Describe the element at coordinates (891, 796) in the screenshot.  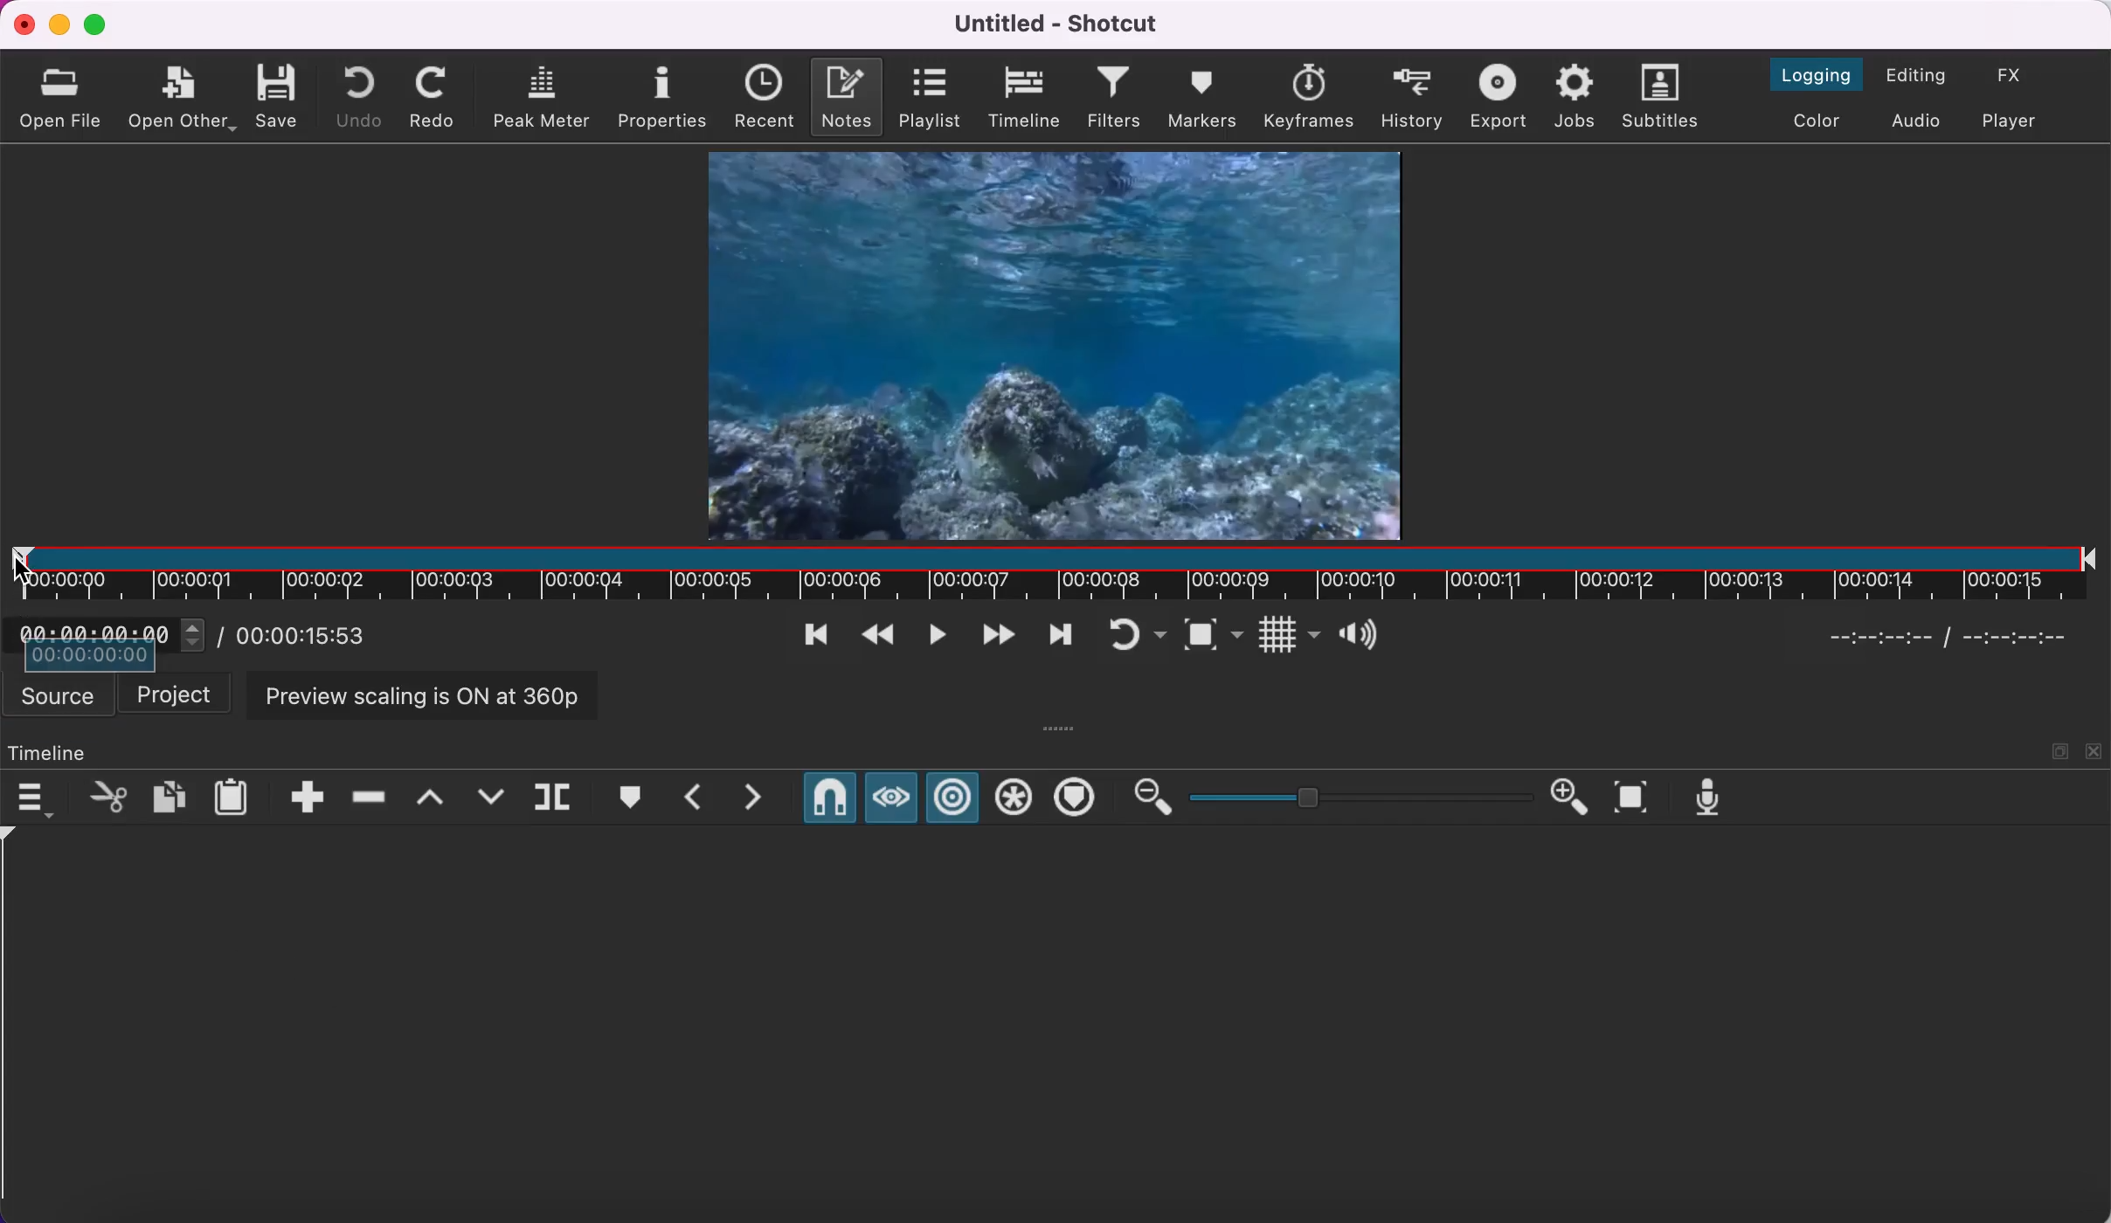
I see `scrub while dragging` at that location.